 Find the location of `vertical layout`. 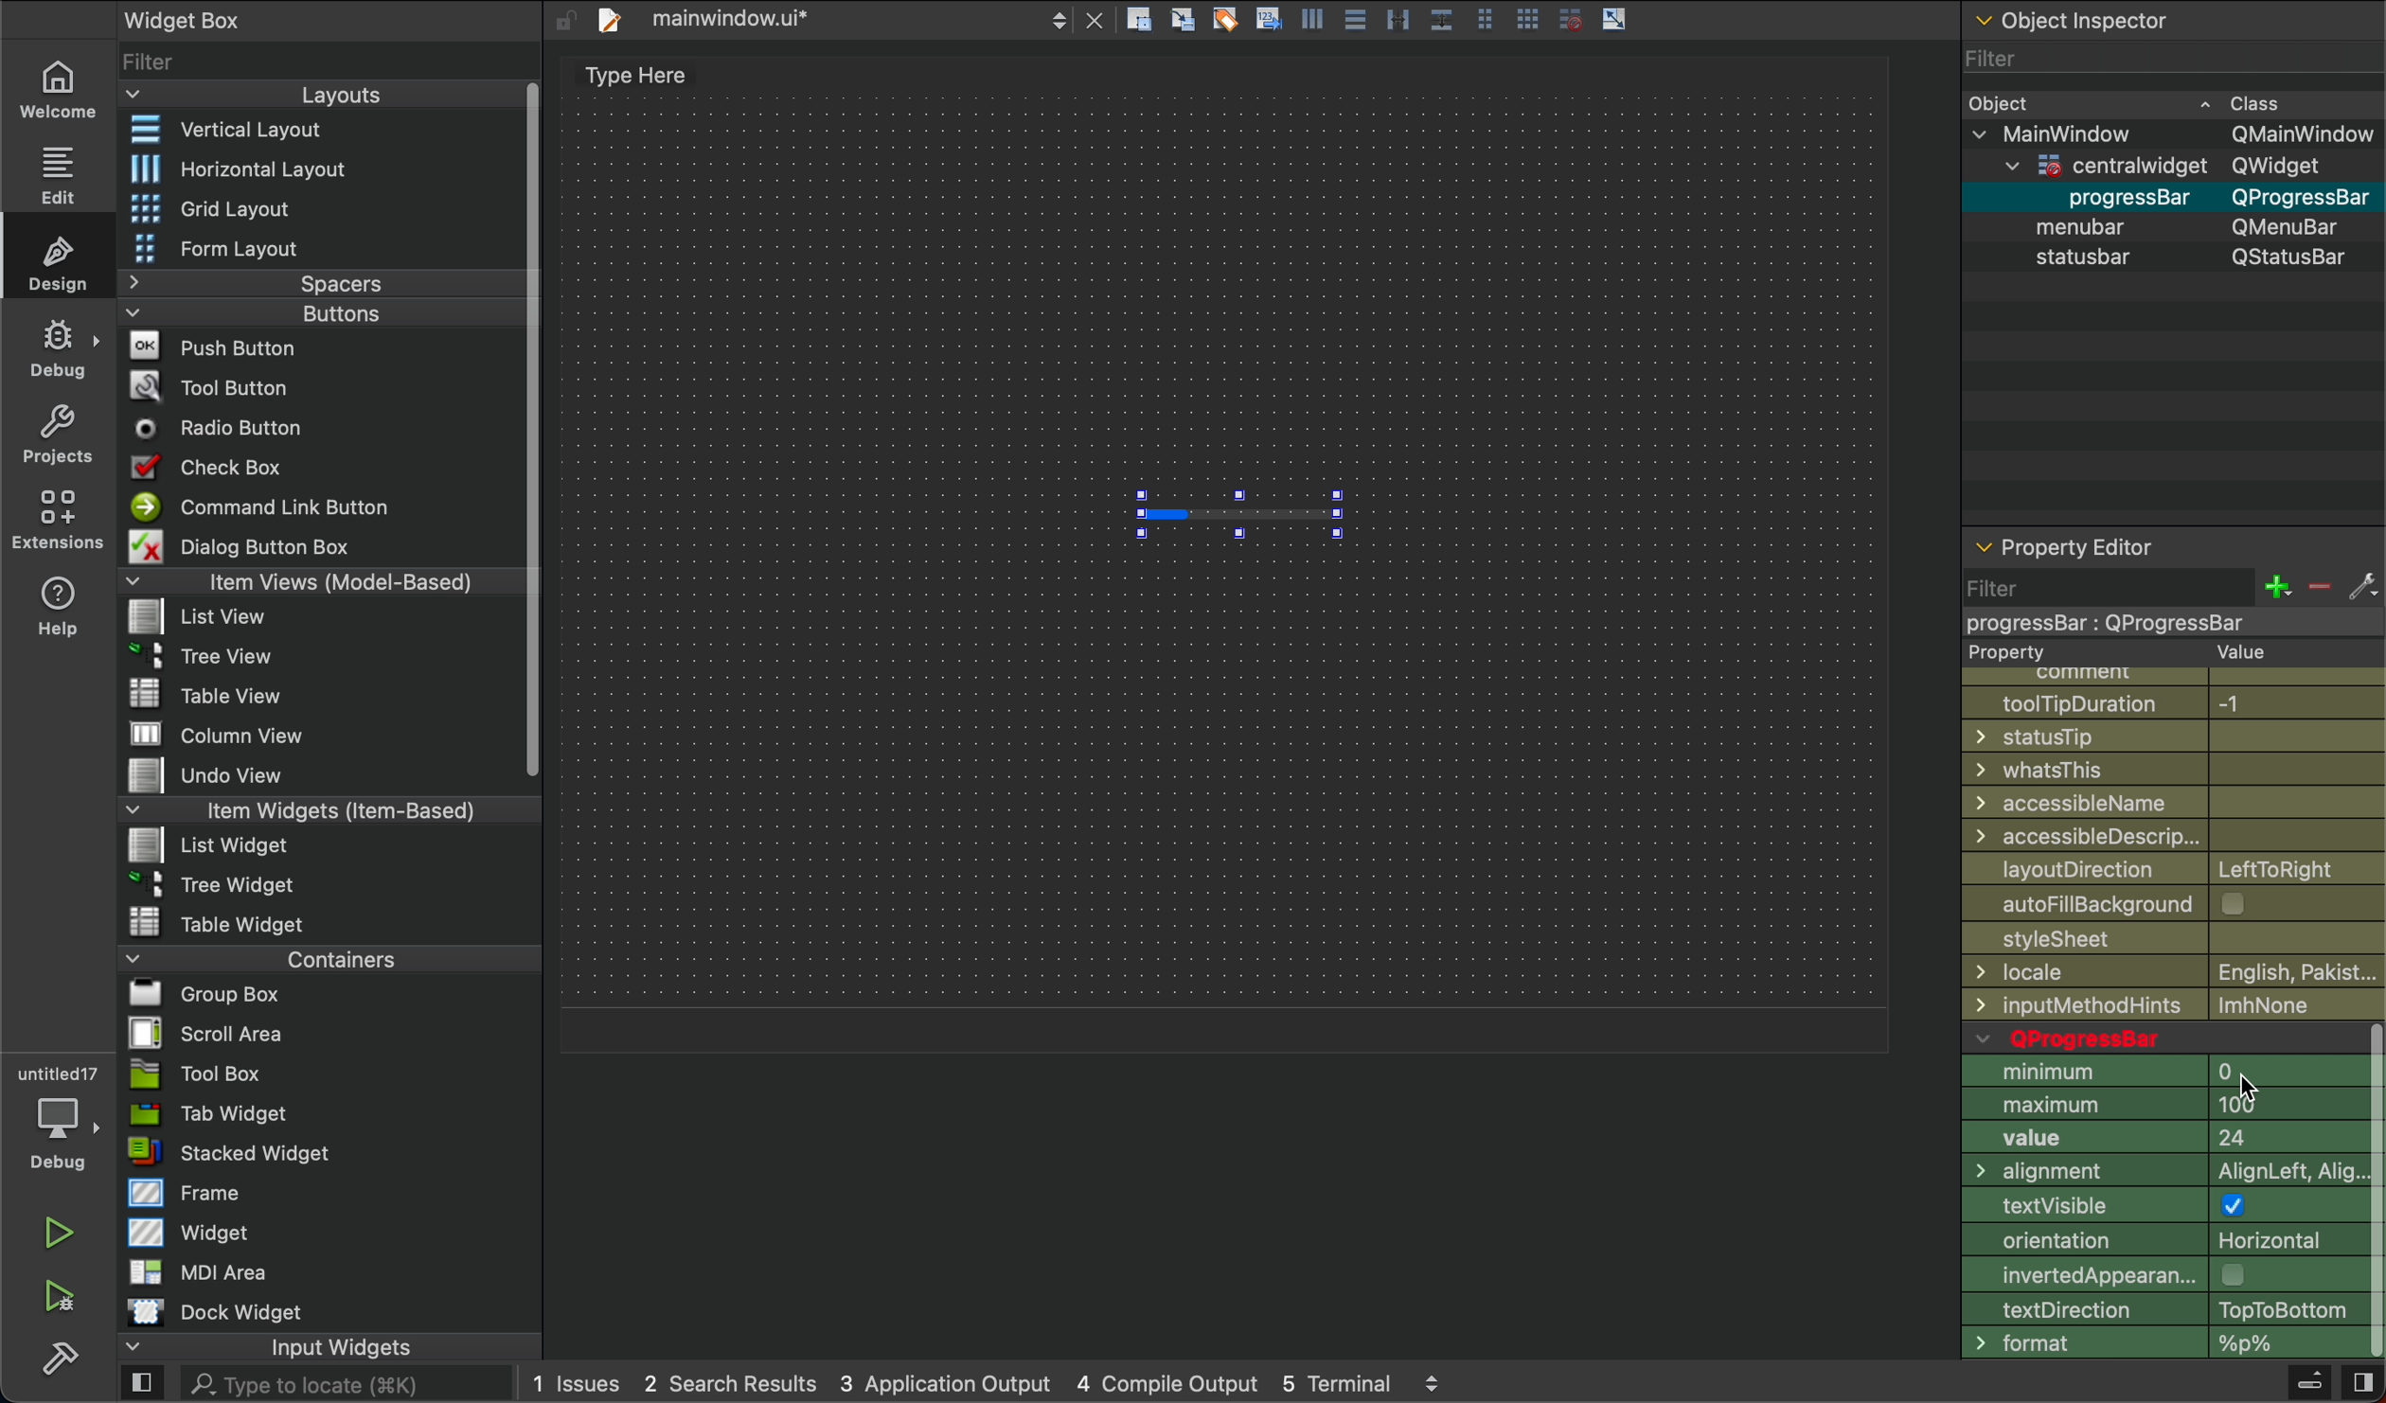

vertical layout is located at coordinates (313, 132).